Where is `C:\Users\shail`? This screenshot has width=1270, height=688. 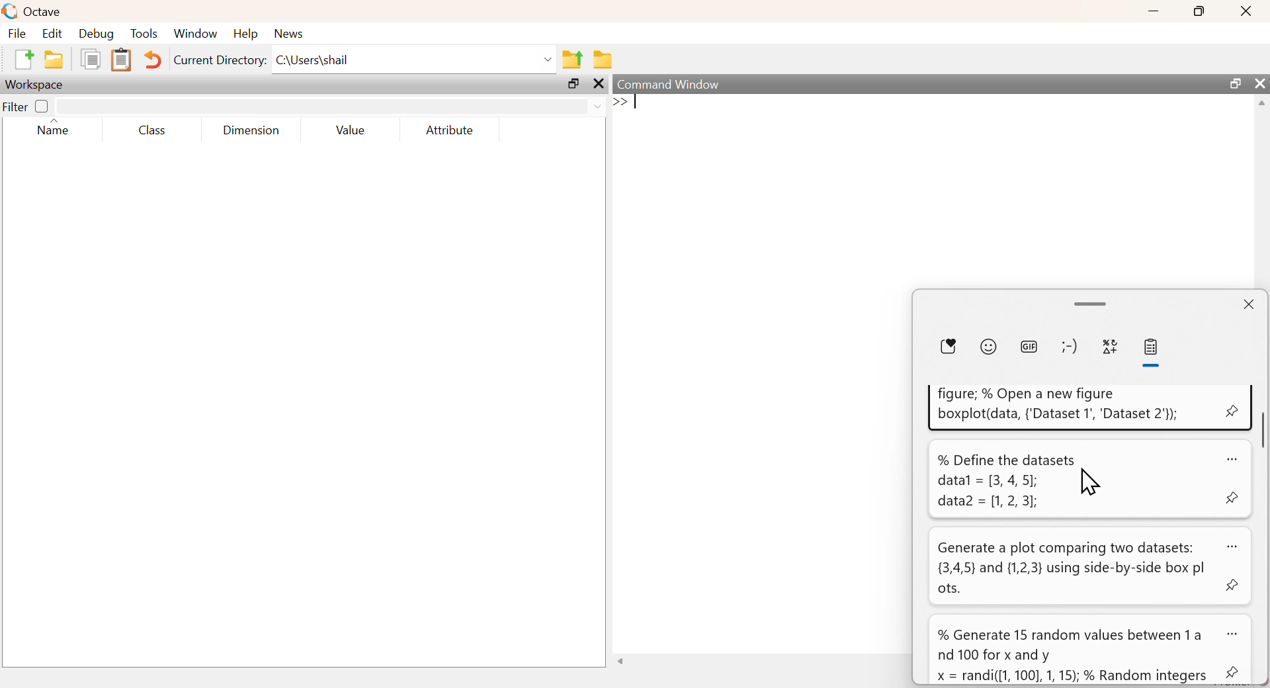 C:\Users\shail is located at coordinates (314, 59).